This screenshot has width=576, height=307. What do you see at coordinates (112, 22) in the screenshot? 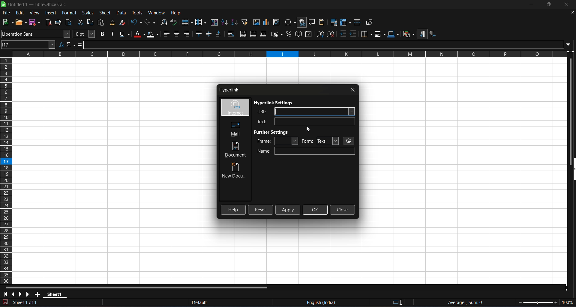
I see `clone formating` at bounding box center [112, 22].